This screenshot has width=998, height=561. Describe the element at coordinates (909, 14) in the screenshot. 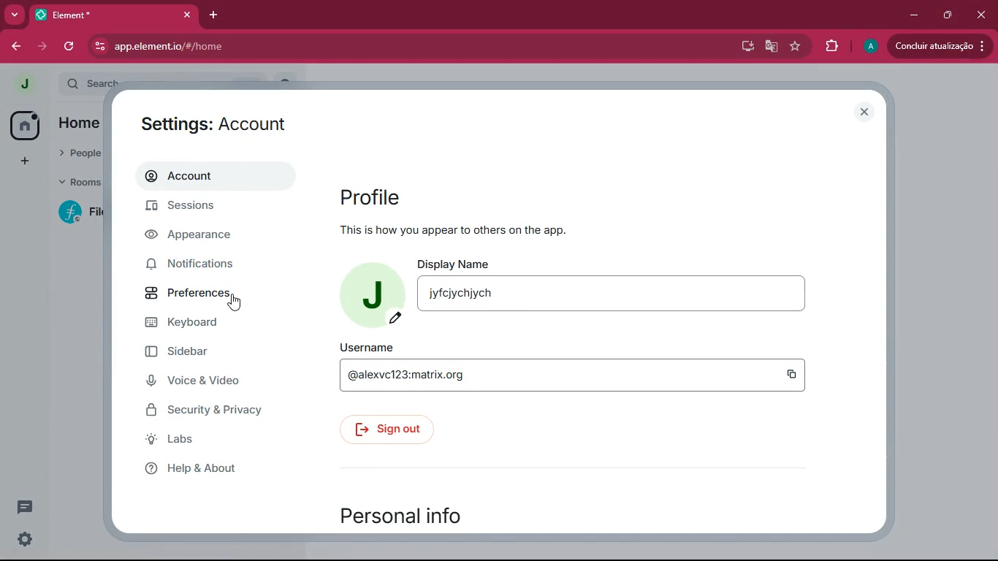

I see `minimize` at that location.